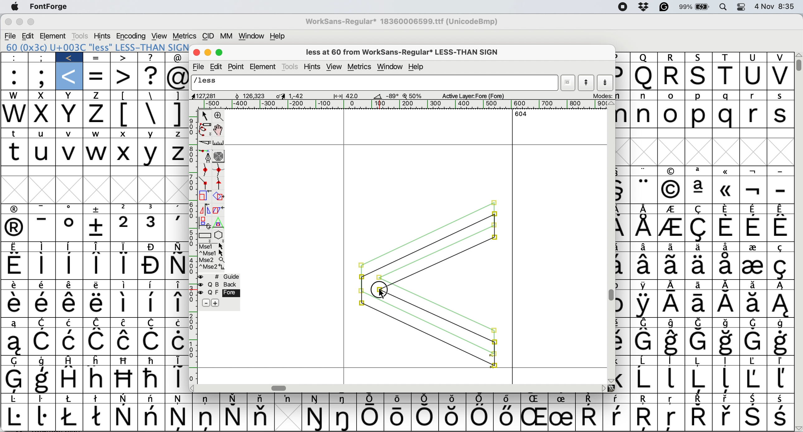 The image size is (803, 432). What do you see at coordinates (204, 235) in the screenshot?
I see `rectangle or ellipse` at bounding box center [204, 235].